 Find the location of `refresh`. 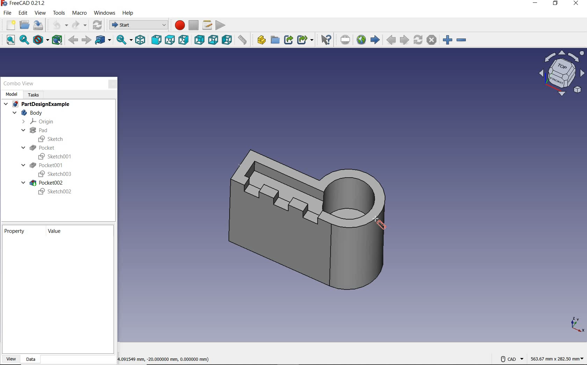

refresh is located at coordinates (98, 25).